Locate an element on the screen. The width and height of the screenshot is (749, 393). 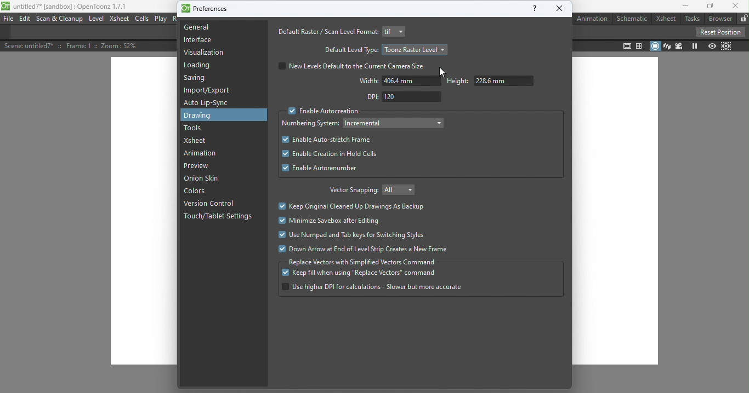
Browser is located at coordinates (719, 19).